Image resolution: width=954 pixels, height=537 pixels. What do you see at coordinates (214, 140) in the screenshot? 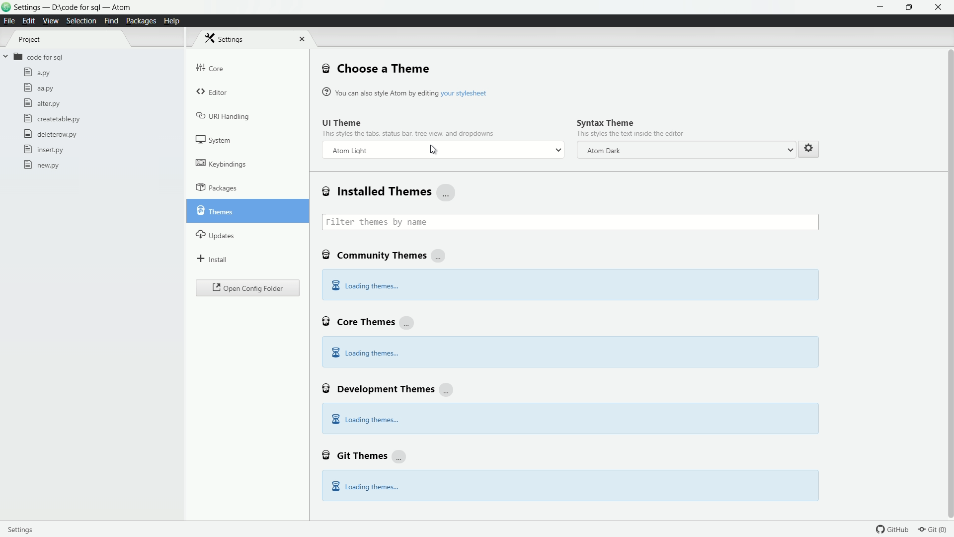
I see `system` at bounding box center [214, 140].